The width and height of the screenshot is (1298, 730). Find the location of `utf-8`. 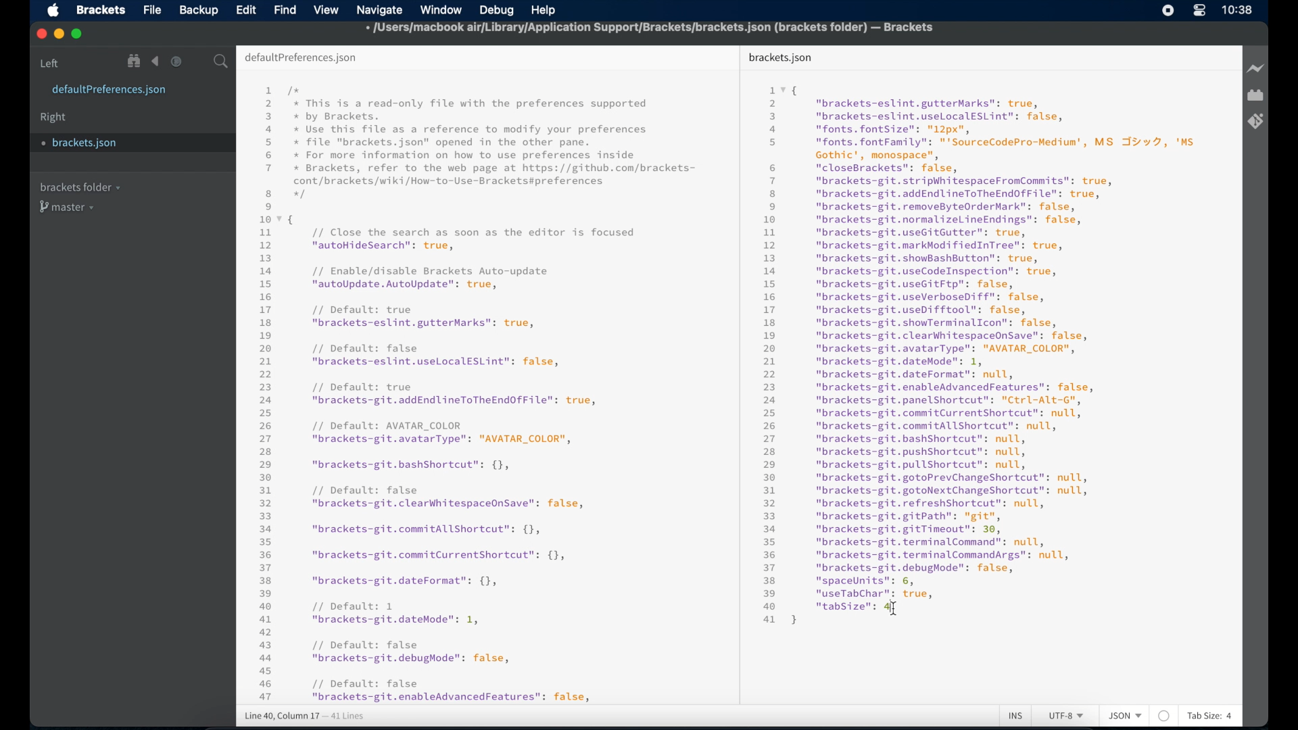

utf-8 is located at coordinates (1067, 716).